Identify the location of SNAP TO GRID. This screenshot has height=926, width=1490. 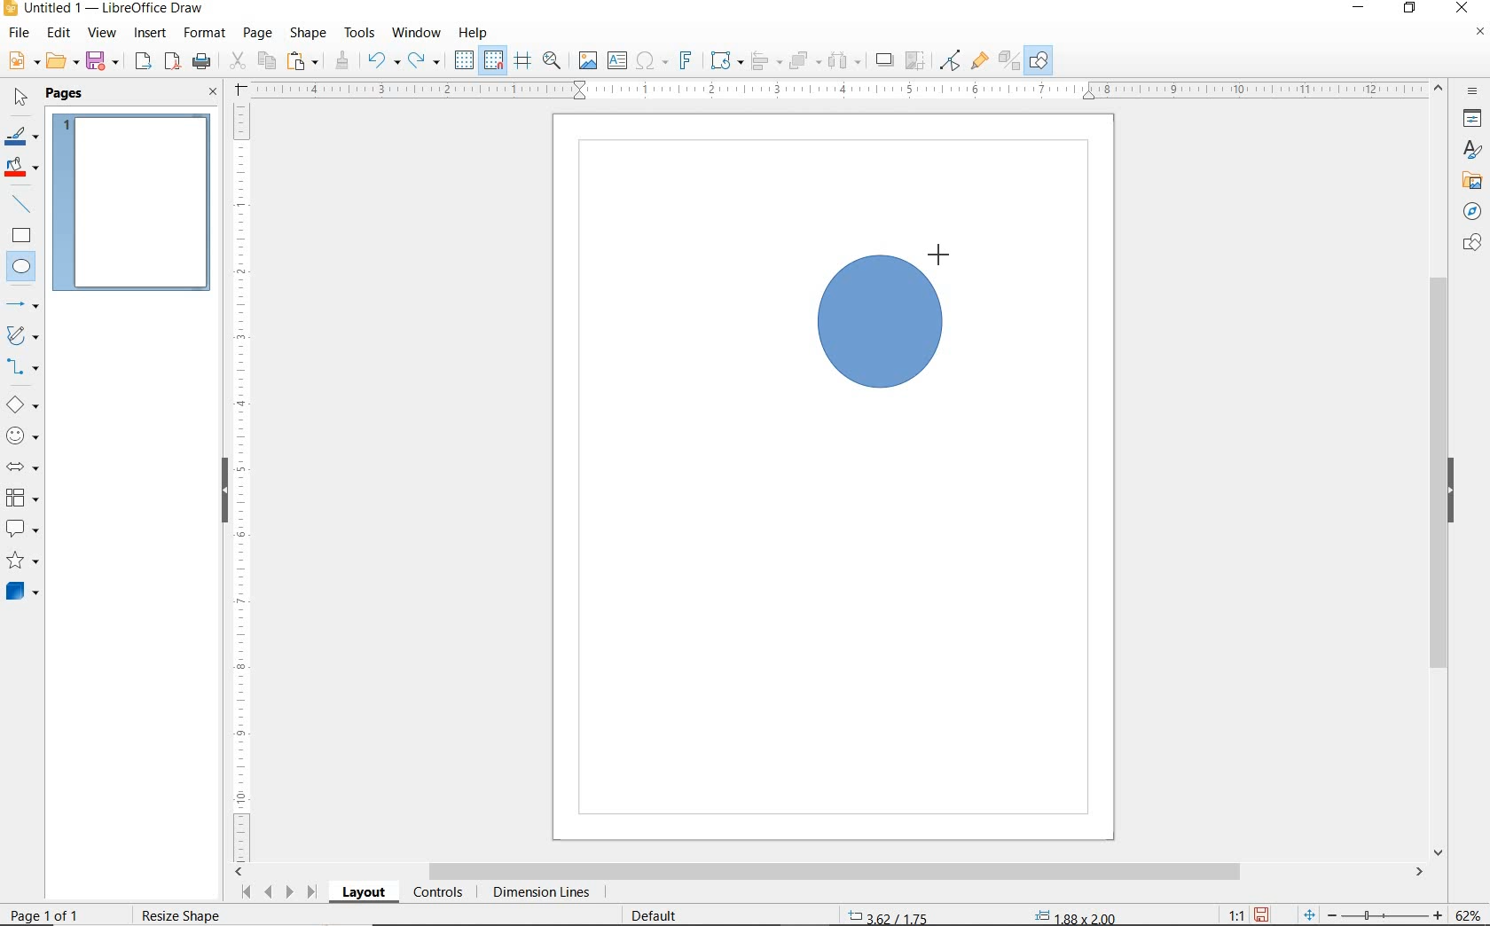
(492, 60).